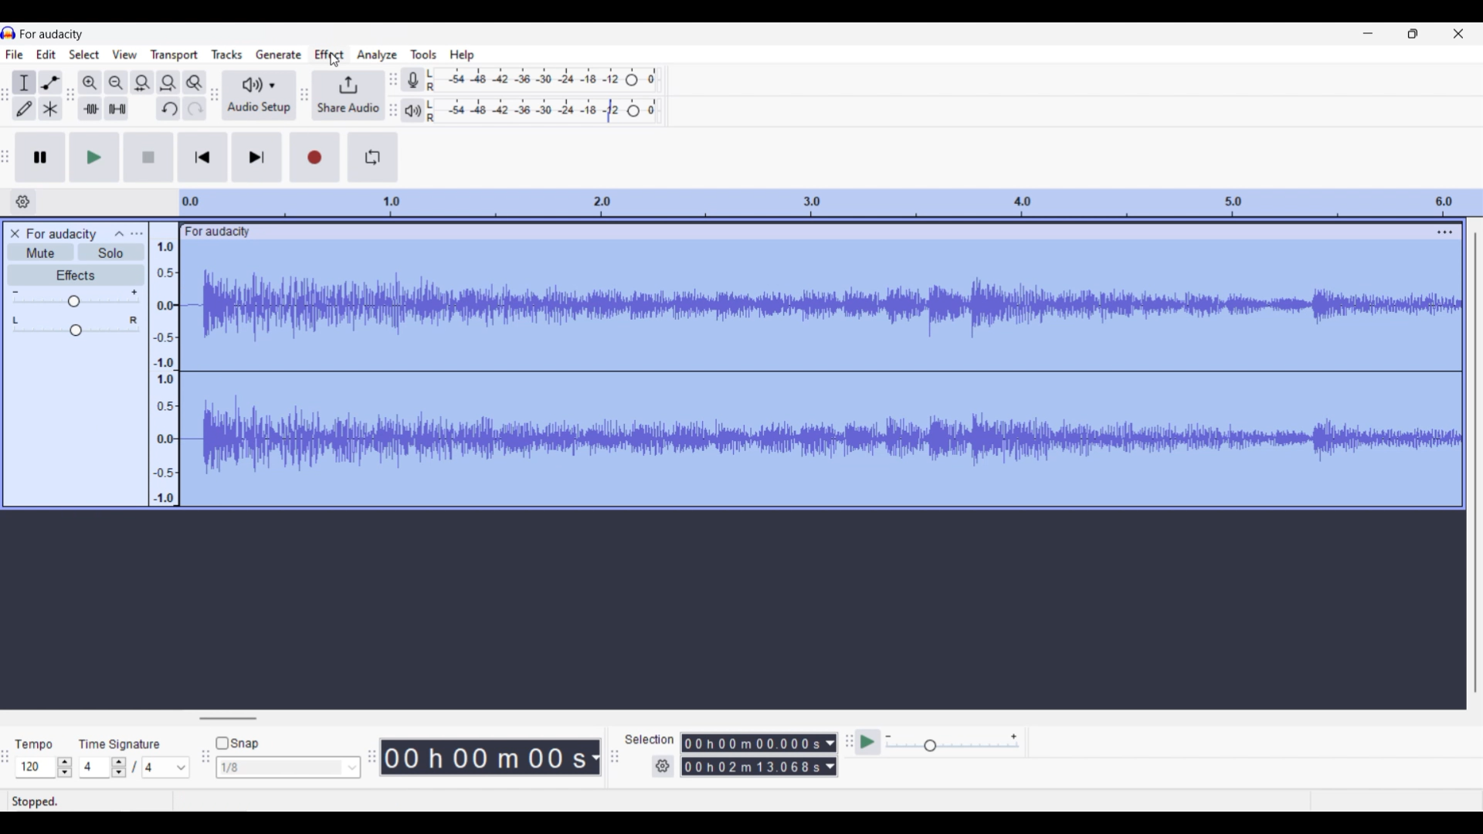 This screenshot has height=834, width=1483. I want to click on Pan slide, so click(76, 326).